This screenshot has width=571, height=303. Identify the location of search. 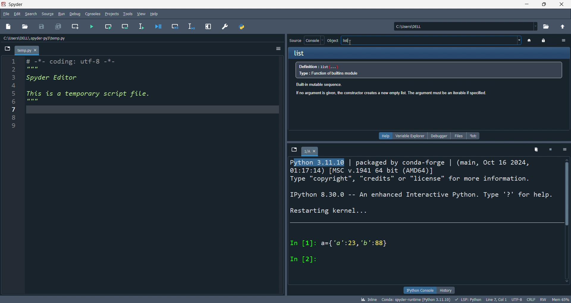
(30, 12).